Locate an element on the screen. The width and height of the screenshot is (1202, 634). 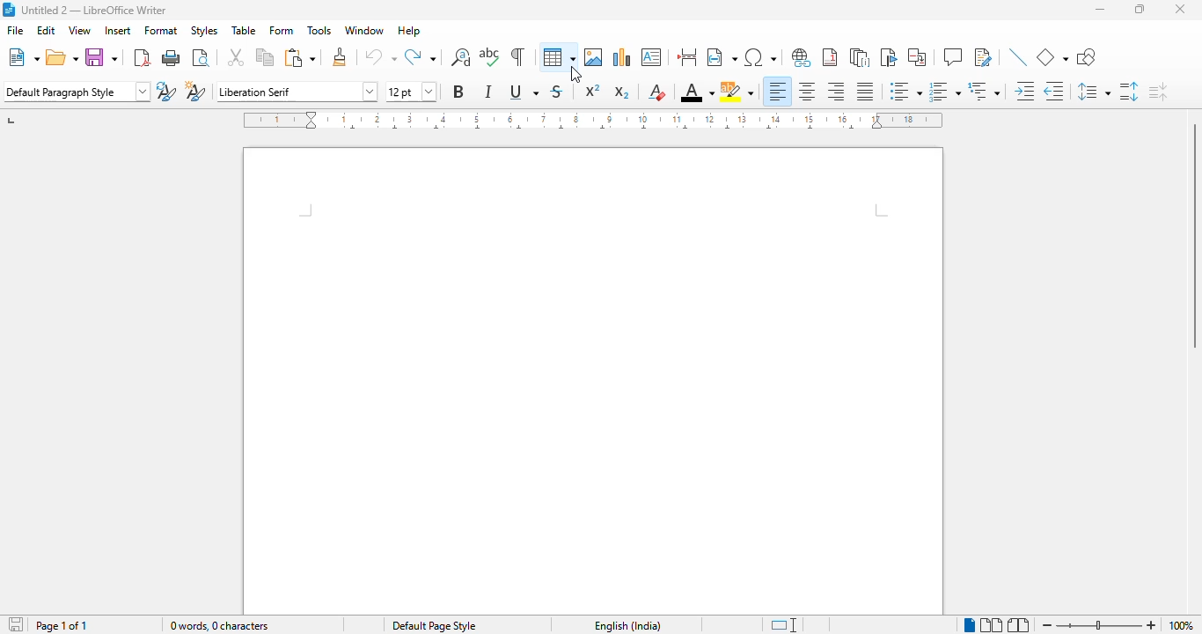
update selected style is located at coordinates (166, 91).